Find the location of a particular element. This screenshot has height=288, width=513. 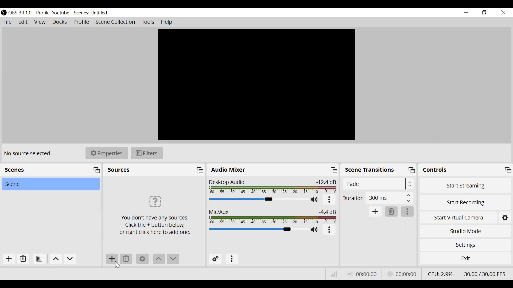

Properties is located at coordinates (106, 153).